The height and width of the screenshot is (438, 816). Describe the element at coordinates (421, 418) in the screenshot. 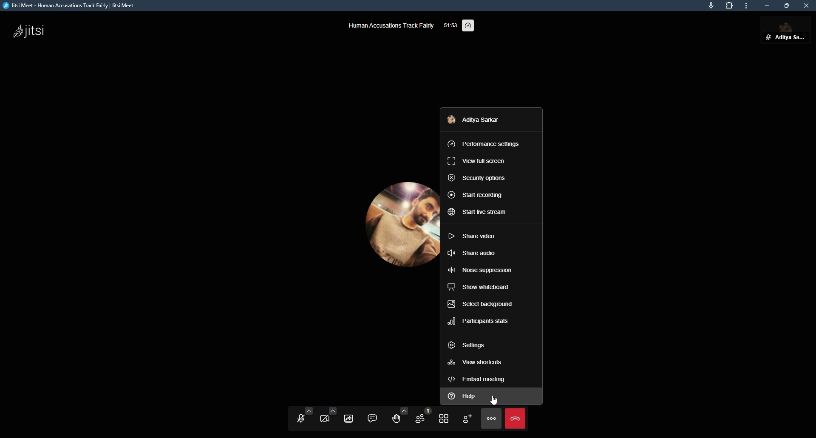

I see `participants` at that location.